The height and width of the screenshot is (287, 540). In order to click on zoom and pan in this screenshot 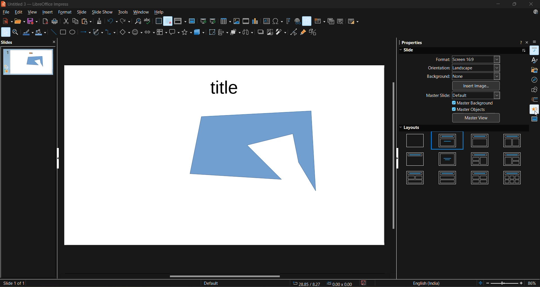, I will do `click(18, 32)`.